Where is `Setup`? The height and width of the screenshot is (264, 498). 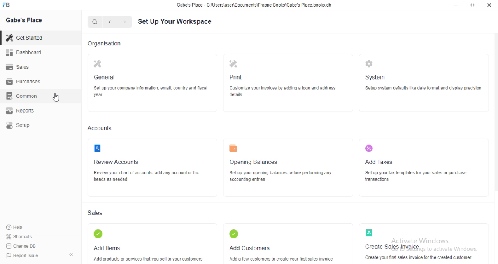 Setup is located at coordinates (19, 123).